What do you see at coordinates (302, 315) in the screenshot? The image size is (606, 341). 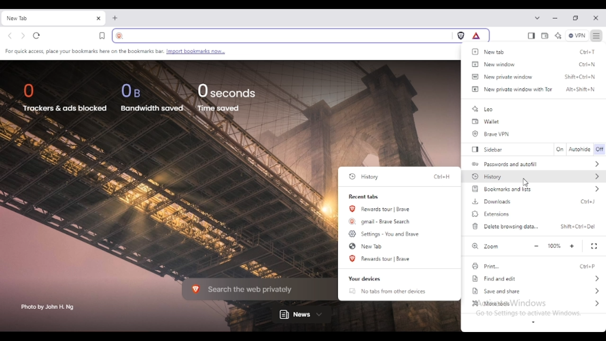 I see `news` at bounding box center [302, 315].